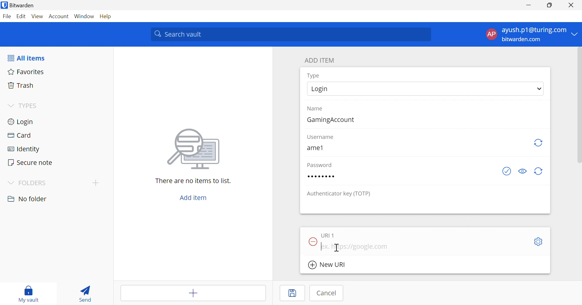  Describe the element at coordinates (193, 182) in the screenshot. I see `There are no items to list.` at that location.